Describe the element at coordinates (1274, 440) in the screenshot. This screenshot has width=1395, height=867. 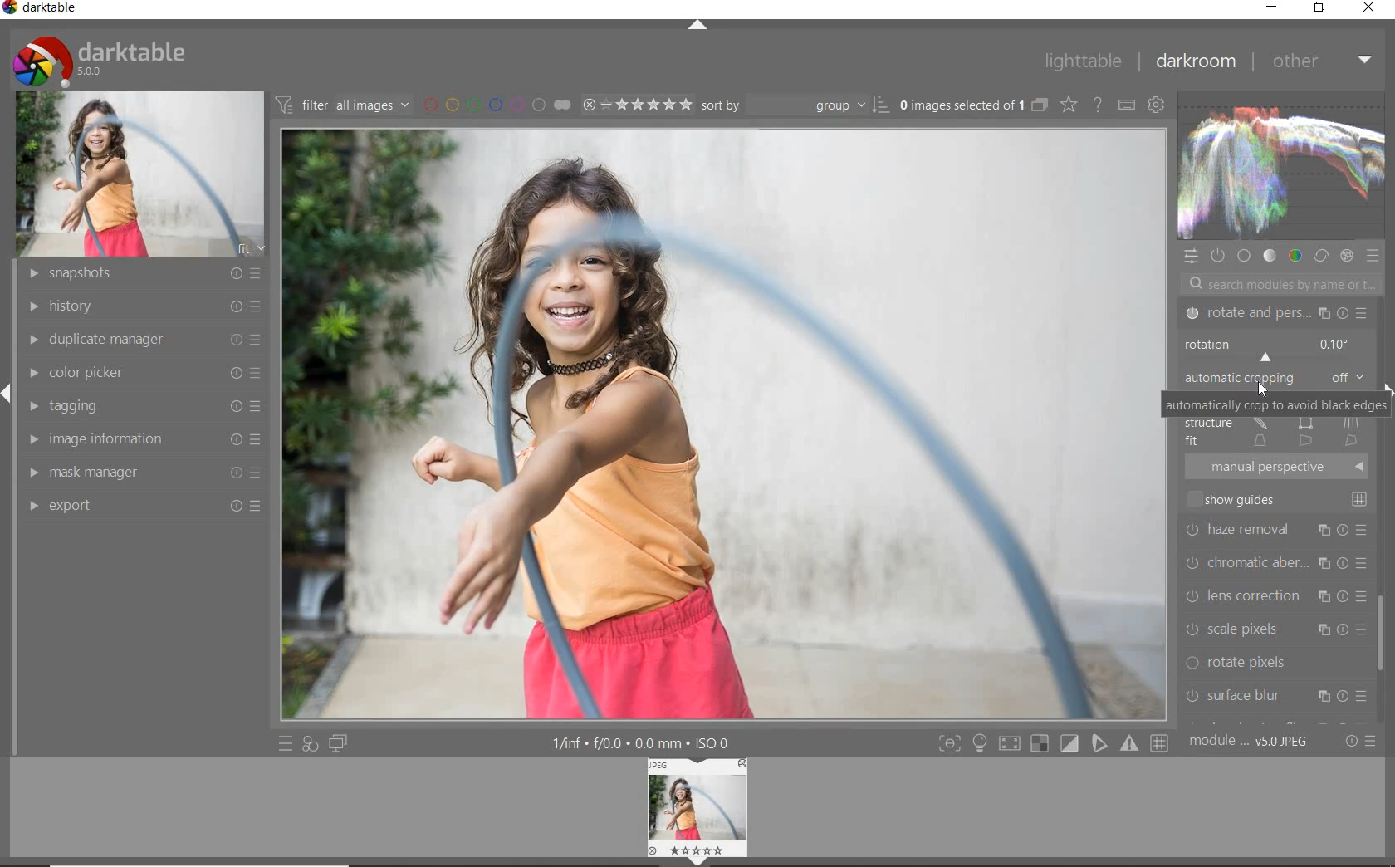
I see `FIT` at that location.